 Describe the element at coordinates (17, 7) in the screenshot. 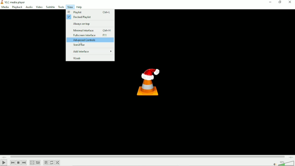

I see `Playback` at that location.